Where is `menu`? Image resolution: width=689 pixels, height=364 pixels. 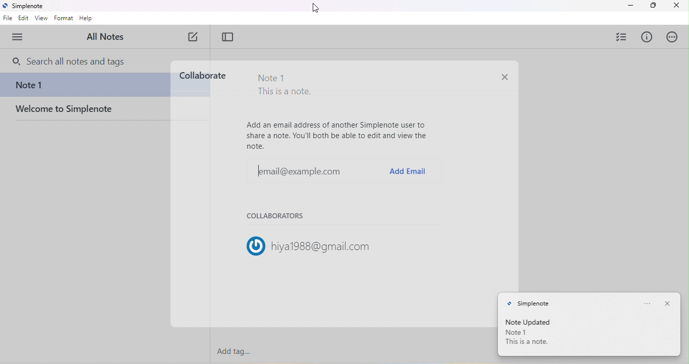
menu is located at coordinates (21, 36).